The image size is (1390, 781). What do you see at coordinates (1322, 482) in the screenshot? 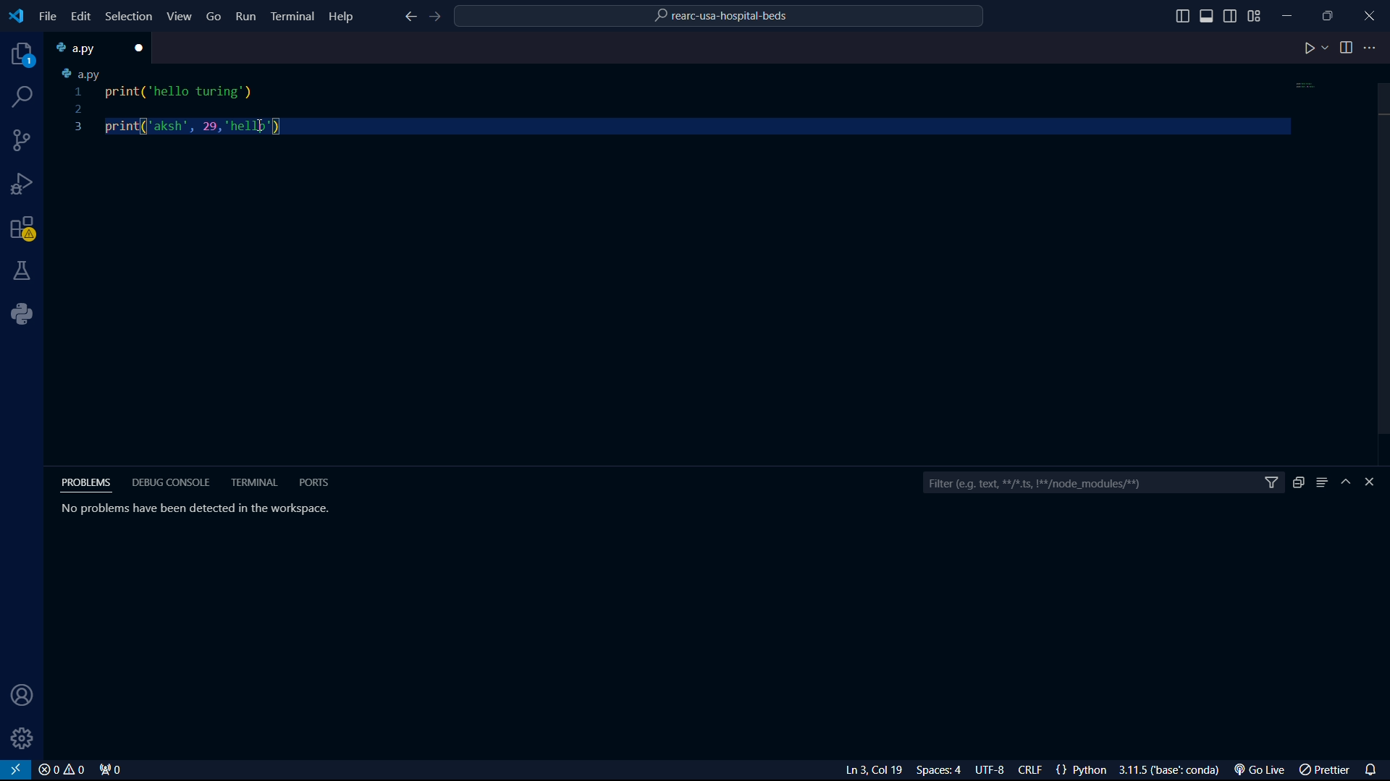
I see `menu` at bounding box center [1322, 482].